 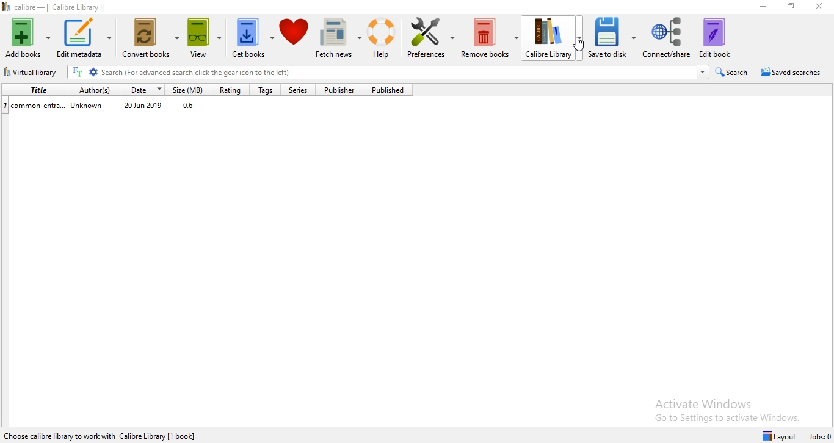 I want to click on Virtual Library, so click(x=32, y=73).